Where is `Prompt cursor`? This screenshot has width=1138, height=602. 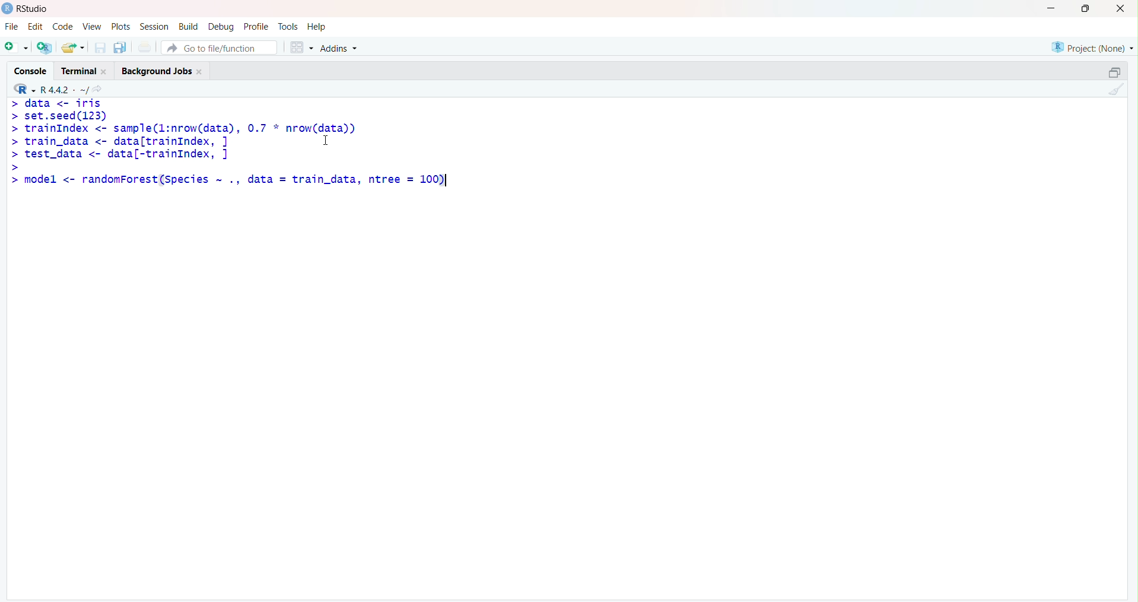 Prompt cursor is located at coordinates (14, 141).